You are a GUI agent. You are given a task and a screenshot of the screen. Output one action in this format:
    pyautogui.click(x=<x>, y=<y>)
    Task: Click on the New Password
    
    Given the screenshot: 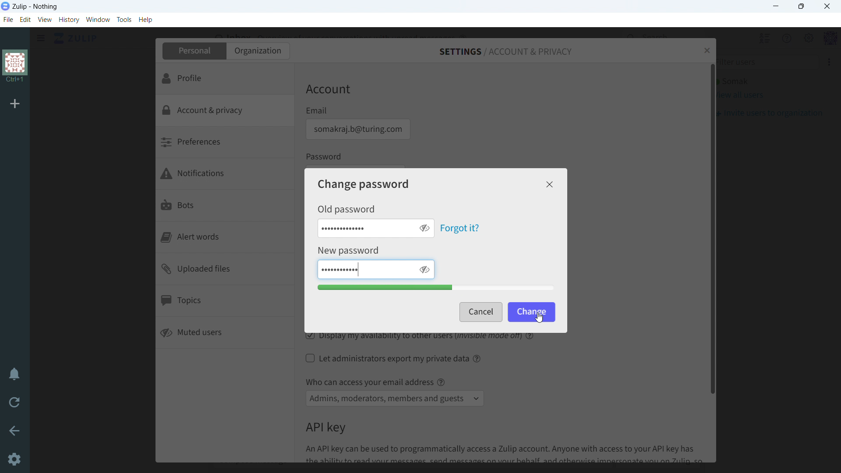 What is the action you would take?
    pyautogui.click(x=350, y=251)
    